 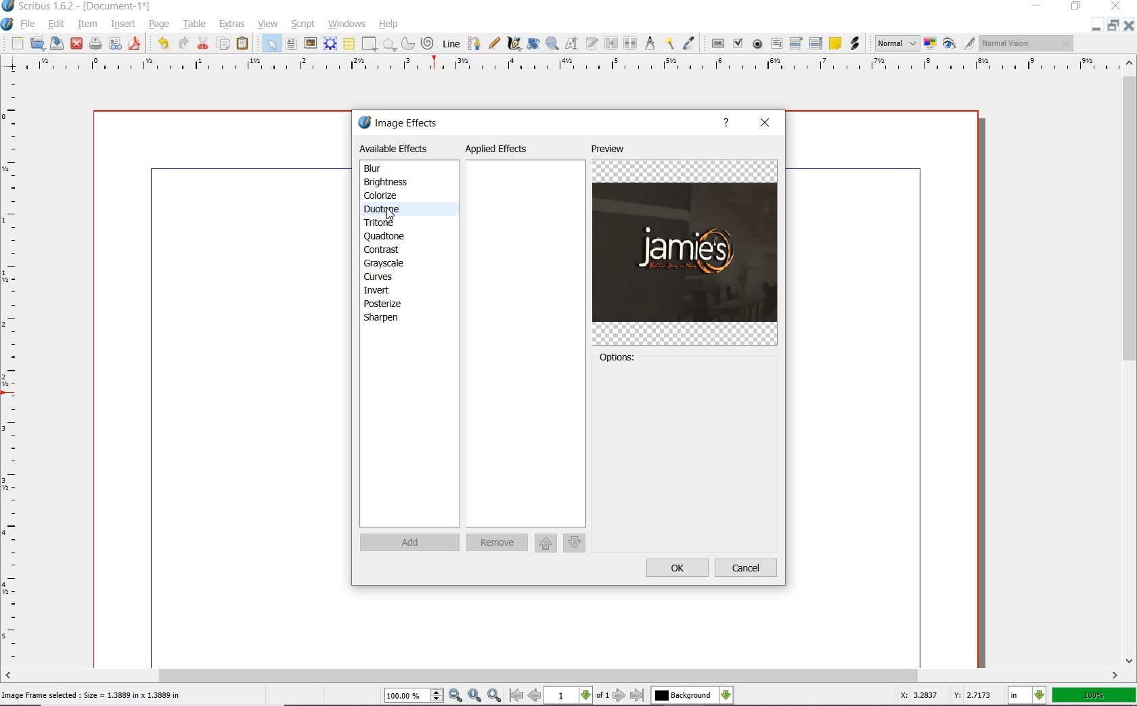 What do you see at coordinates (692, 696) in the screenshot?
I see `select the current layer` at bounding box center [692, 696].